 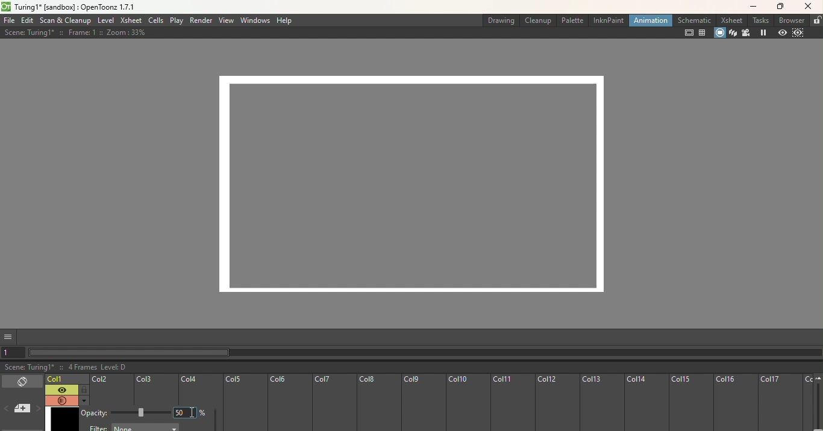 What do you see at coordinates (745, 33) in the screenshot?
I see `Camera view` at bounding box center [745, 33].